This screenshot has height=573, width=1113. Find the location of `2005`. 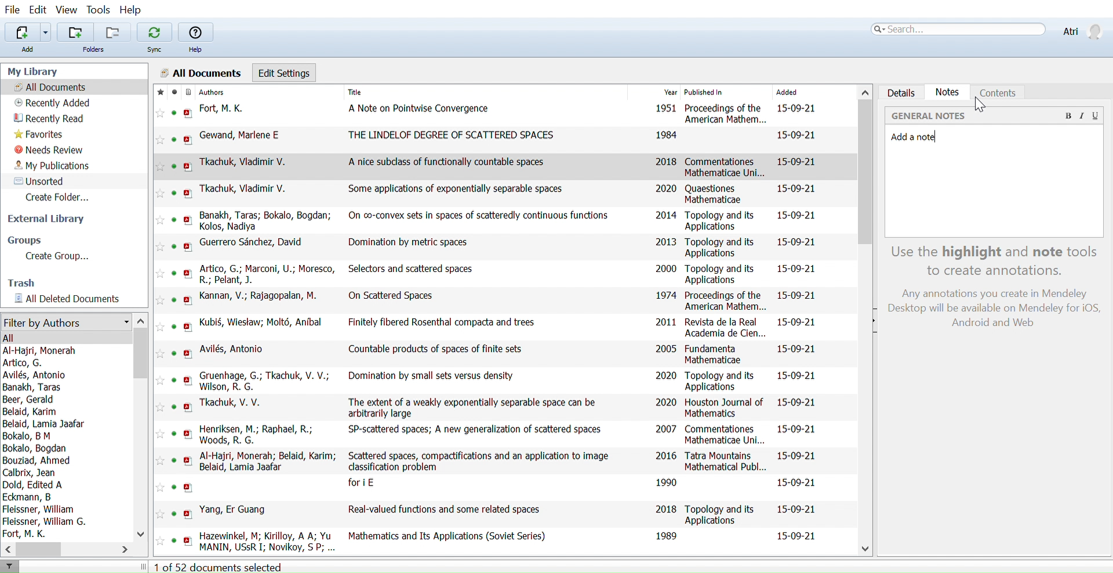

2005 is located at coordinates (664, 349).